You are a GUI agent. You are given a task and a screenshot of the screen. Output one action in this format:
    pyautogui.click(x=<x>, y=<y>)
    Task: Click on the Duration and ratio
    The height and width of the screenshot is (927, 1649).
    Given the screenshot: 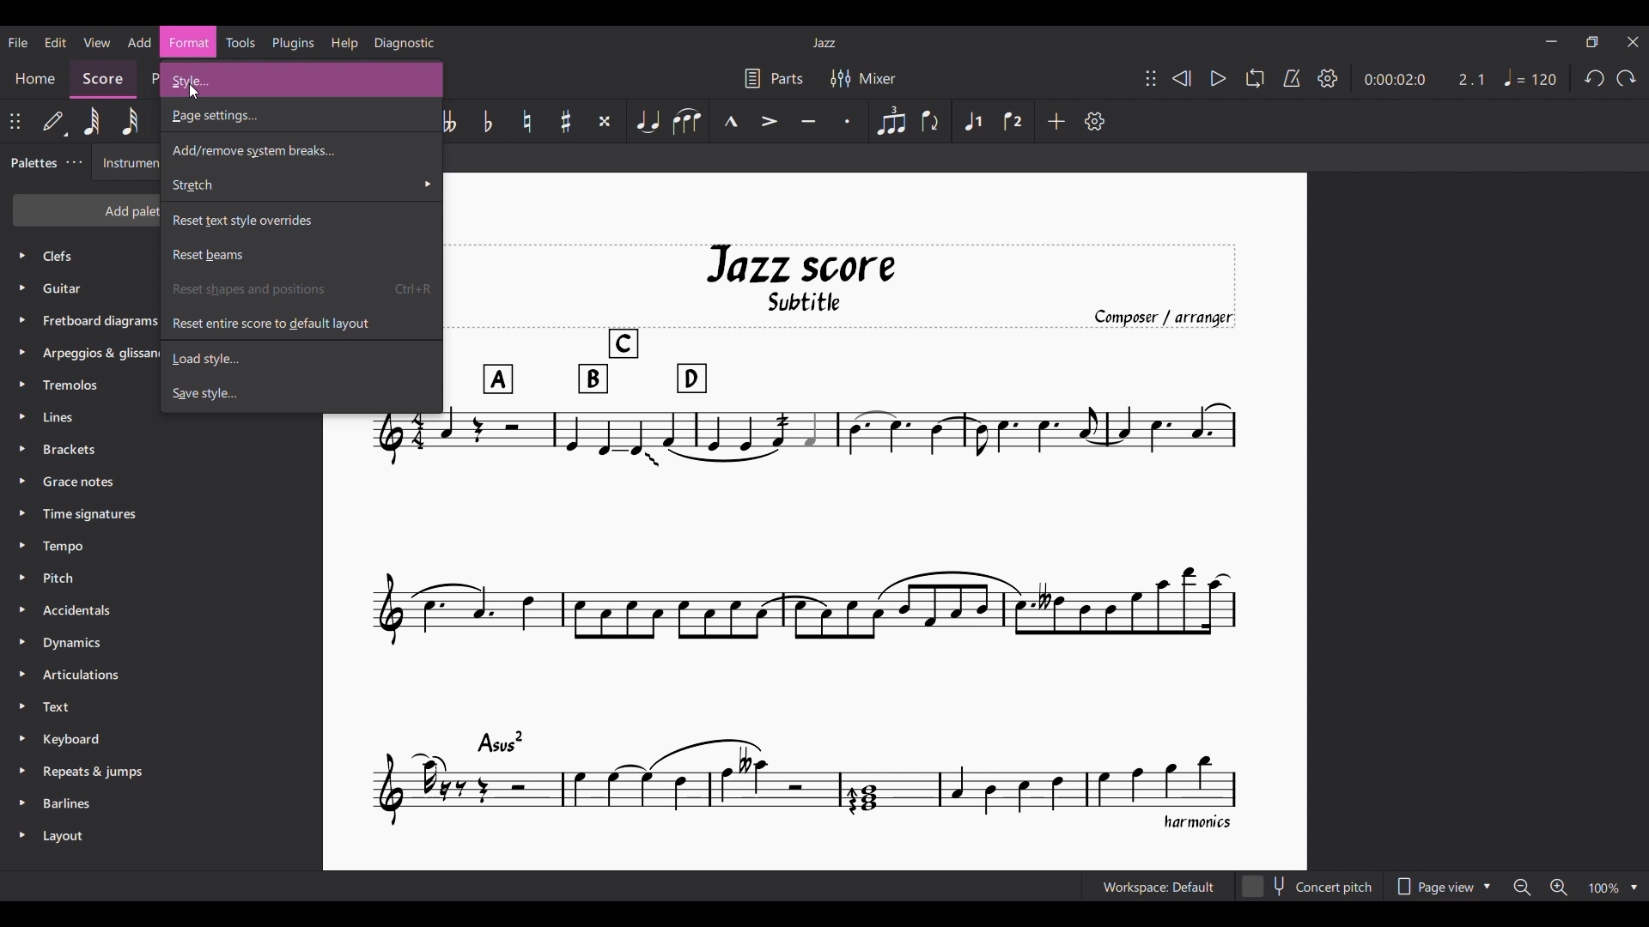 What is the action you would take?
    pyautogui.click(x=1425, y=80)
    